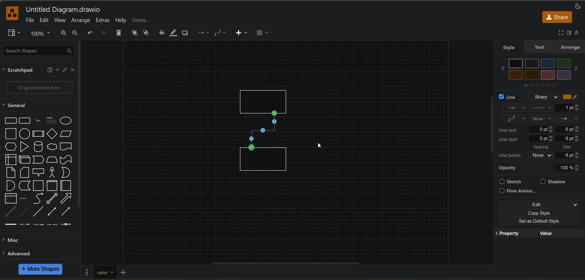 This screenshot has width=585, height=280. What do you see at coordinates (511, 129) in the screenshot?
I see `Line end` at bounding box center [511, 129].